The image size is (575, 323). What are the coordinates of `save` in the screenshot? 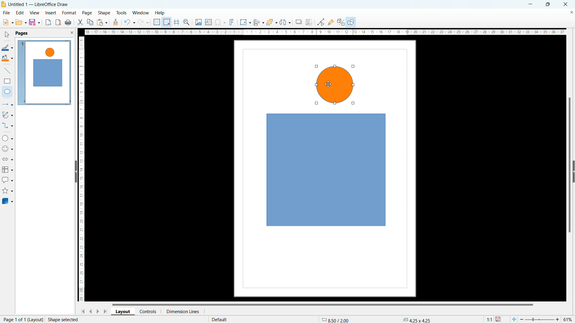 It's located at (34, 22).